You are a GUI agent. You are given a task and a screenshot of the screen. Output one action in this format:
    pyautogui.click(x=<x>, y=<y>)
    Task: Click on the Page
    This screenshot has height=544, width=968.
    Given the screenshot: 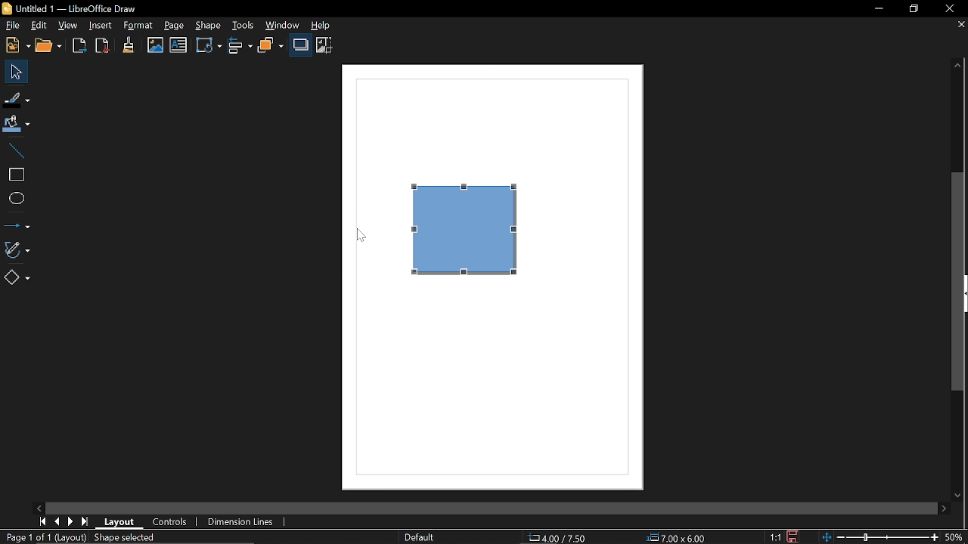 What is the action you would take?
    pyautogui.click(x=174, y=26)
    